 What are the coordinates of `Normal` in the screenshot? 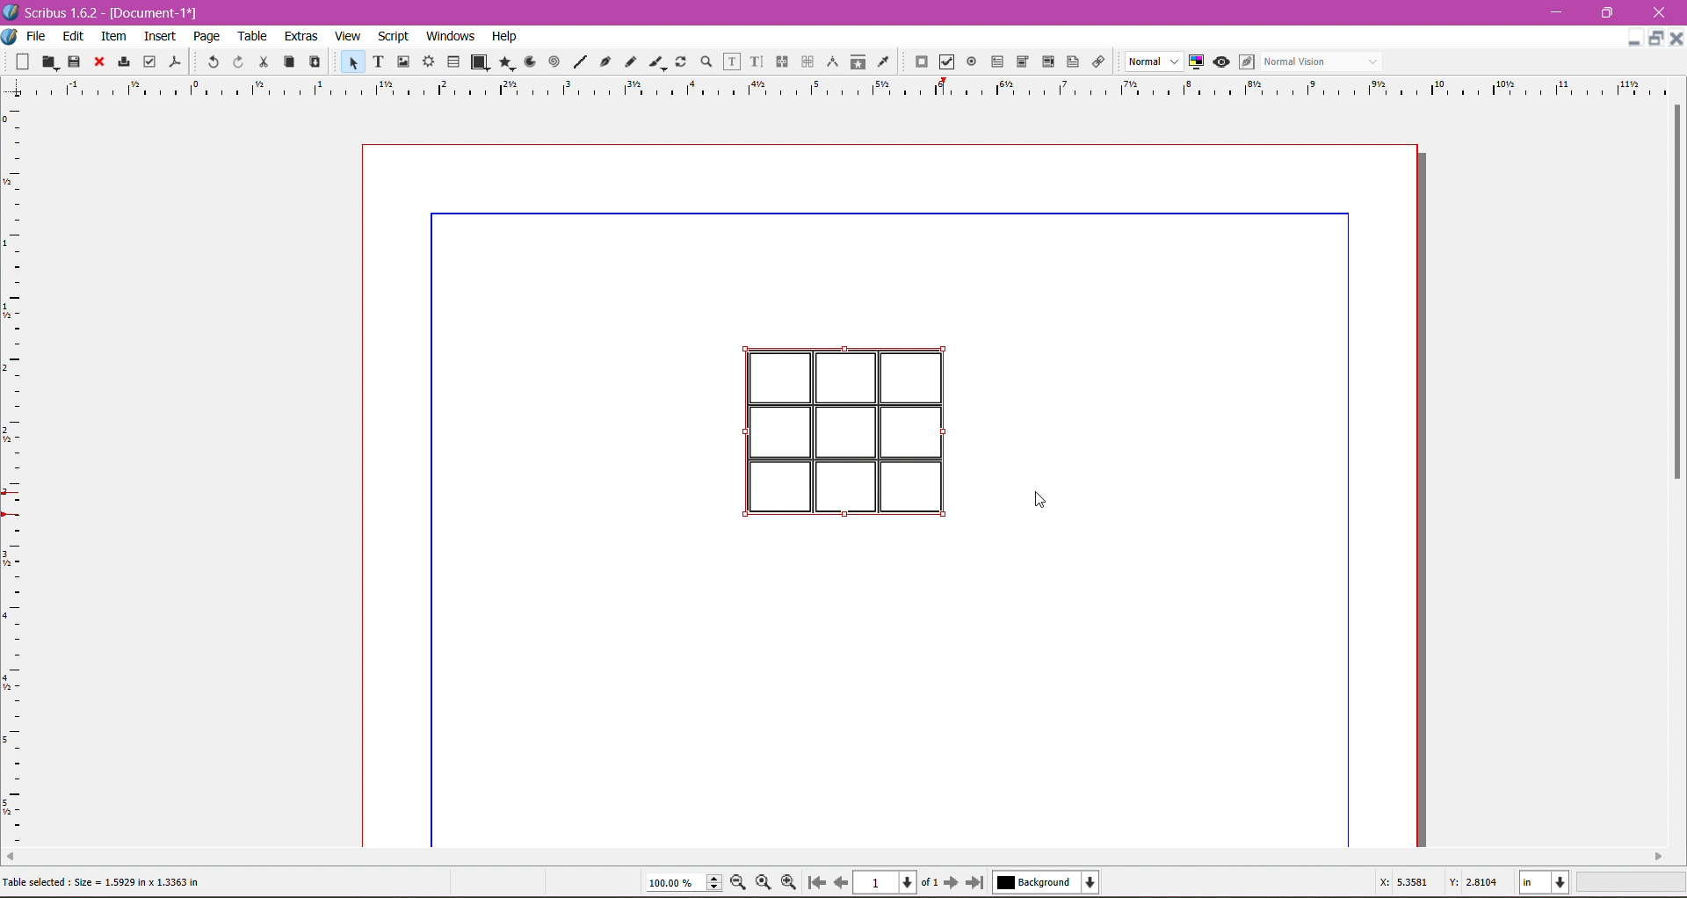 It's located at (1152, 62).